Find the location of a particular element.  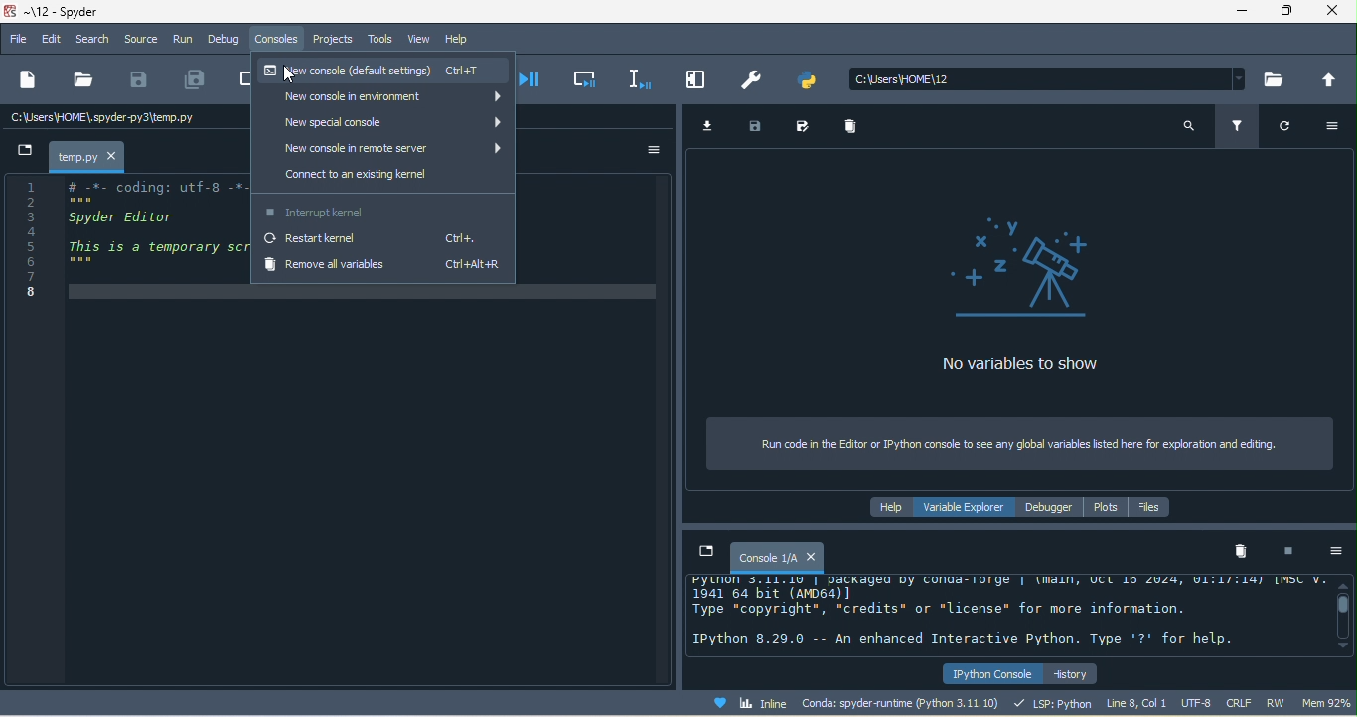

lsp python is located at coordinates (1054, 702).